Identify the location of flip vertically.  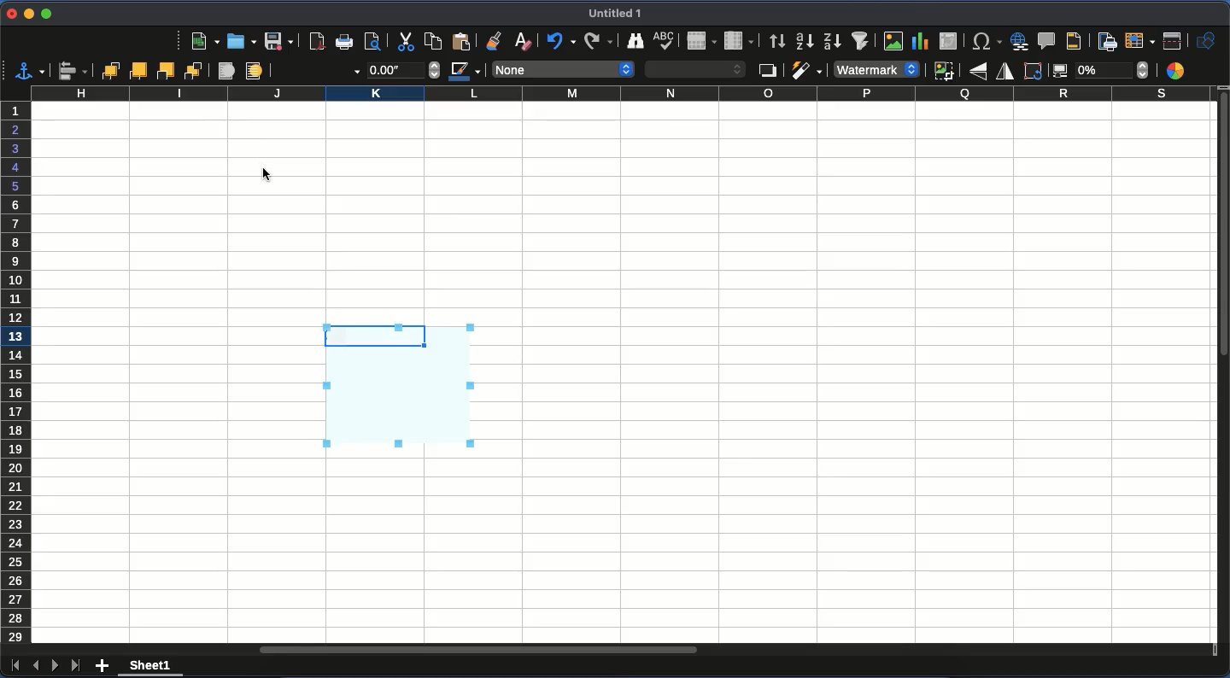
(978, 73).